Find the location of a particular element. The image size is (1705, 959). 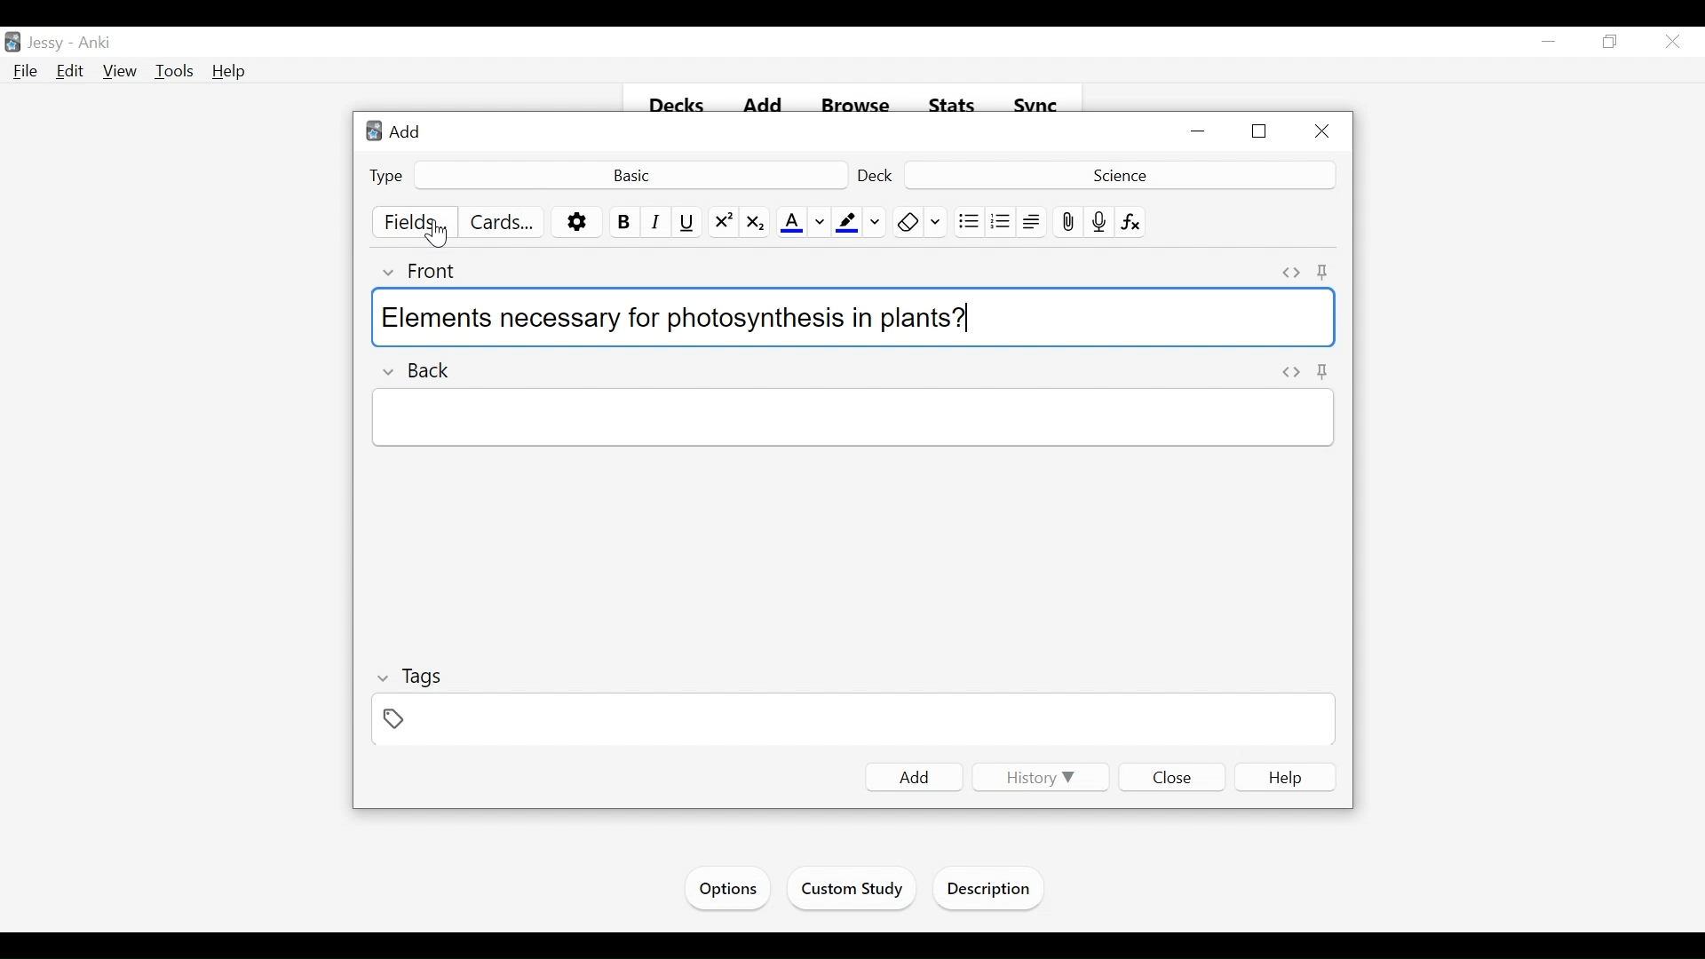

Unordered list is located at coordinates (968, 222).